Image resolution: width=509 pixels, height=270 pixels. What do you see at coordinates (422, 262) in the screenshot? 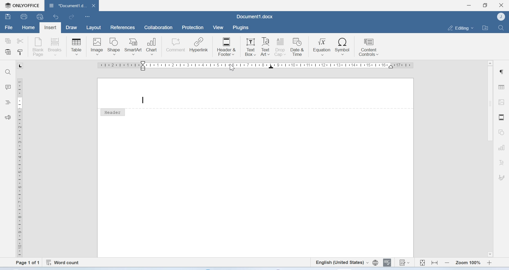
I see `Fit to page` at bounding box center [422, 262].